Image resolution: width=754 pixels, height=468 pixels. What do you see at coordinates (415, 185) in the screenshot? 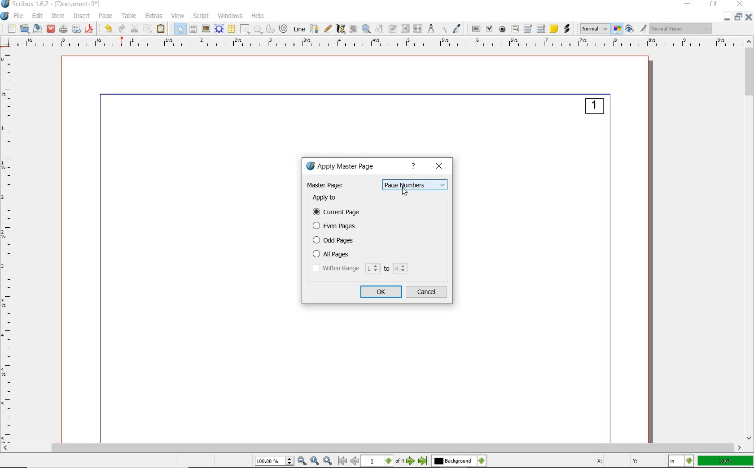
I see `Page Numbers` at bounding box center [415, 185].